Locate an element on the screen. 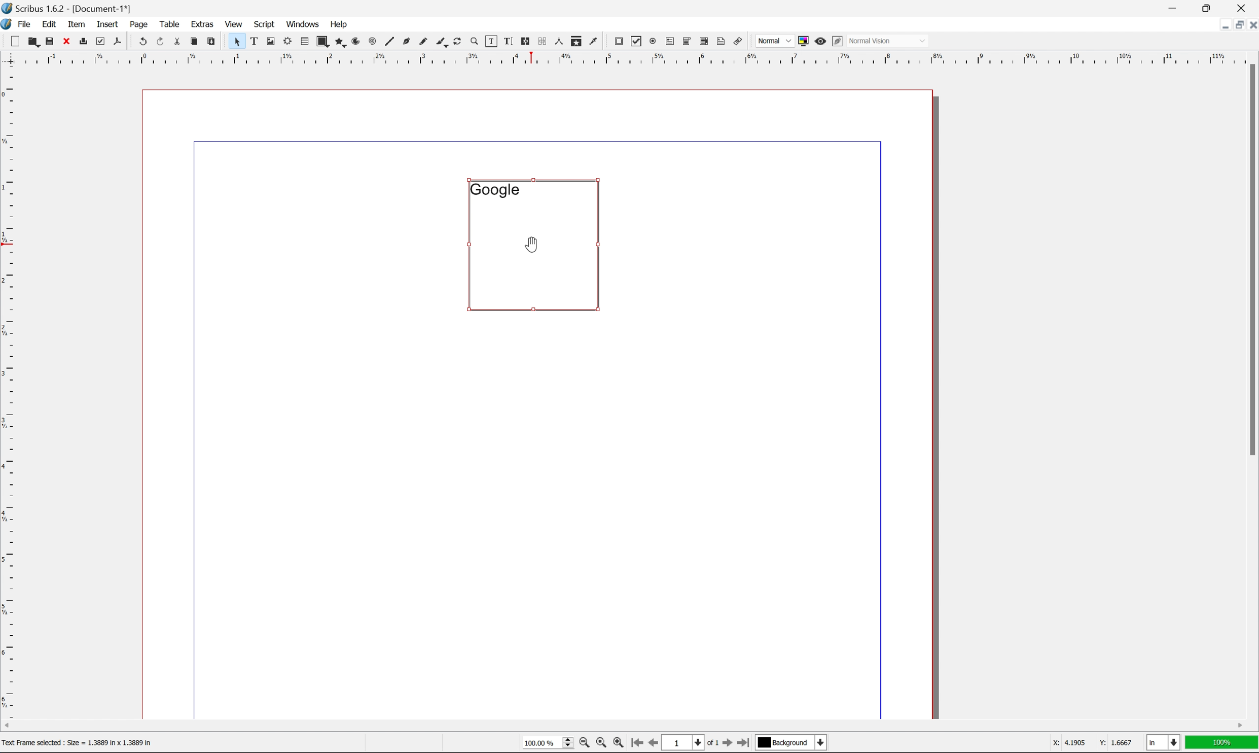  windows is located at coordinates (304, 23).